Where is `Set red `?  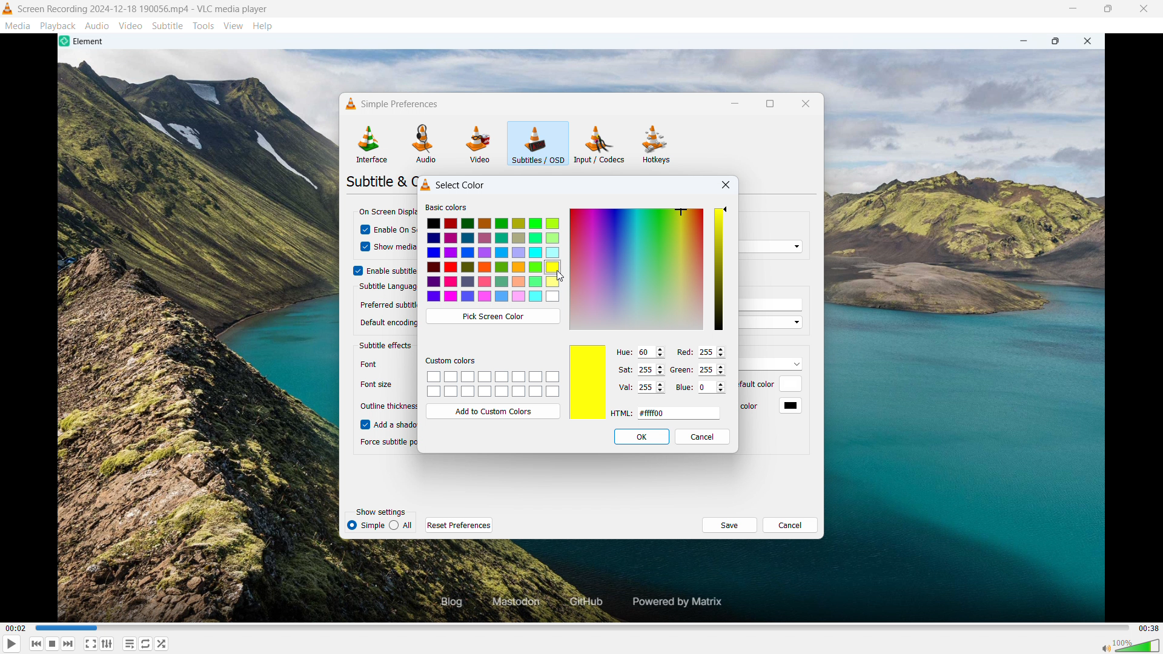
Set red  is located at coordinates (711, 352).